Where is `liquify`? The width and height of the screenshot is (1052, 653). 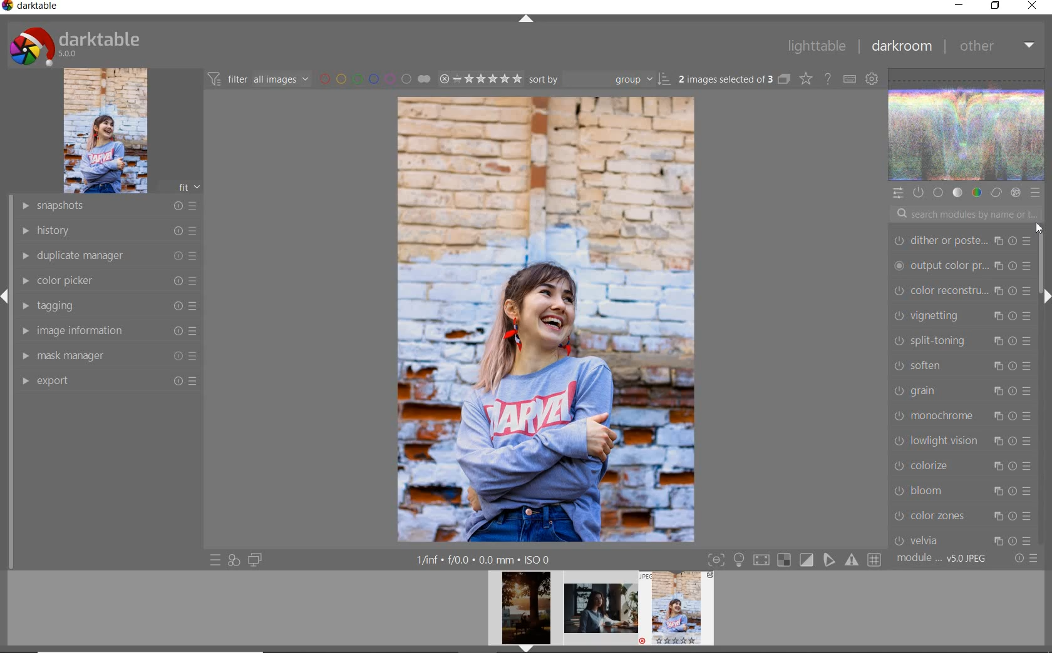 liquify is located at coordinates (961, 363).